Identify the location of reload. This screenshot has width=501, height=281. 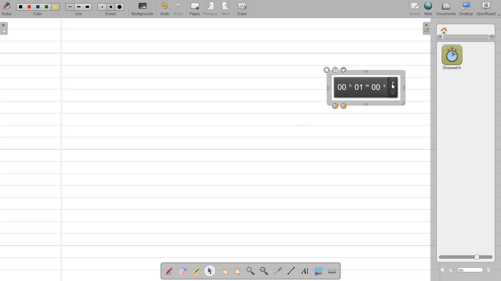
(393, 93).